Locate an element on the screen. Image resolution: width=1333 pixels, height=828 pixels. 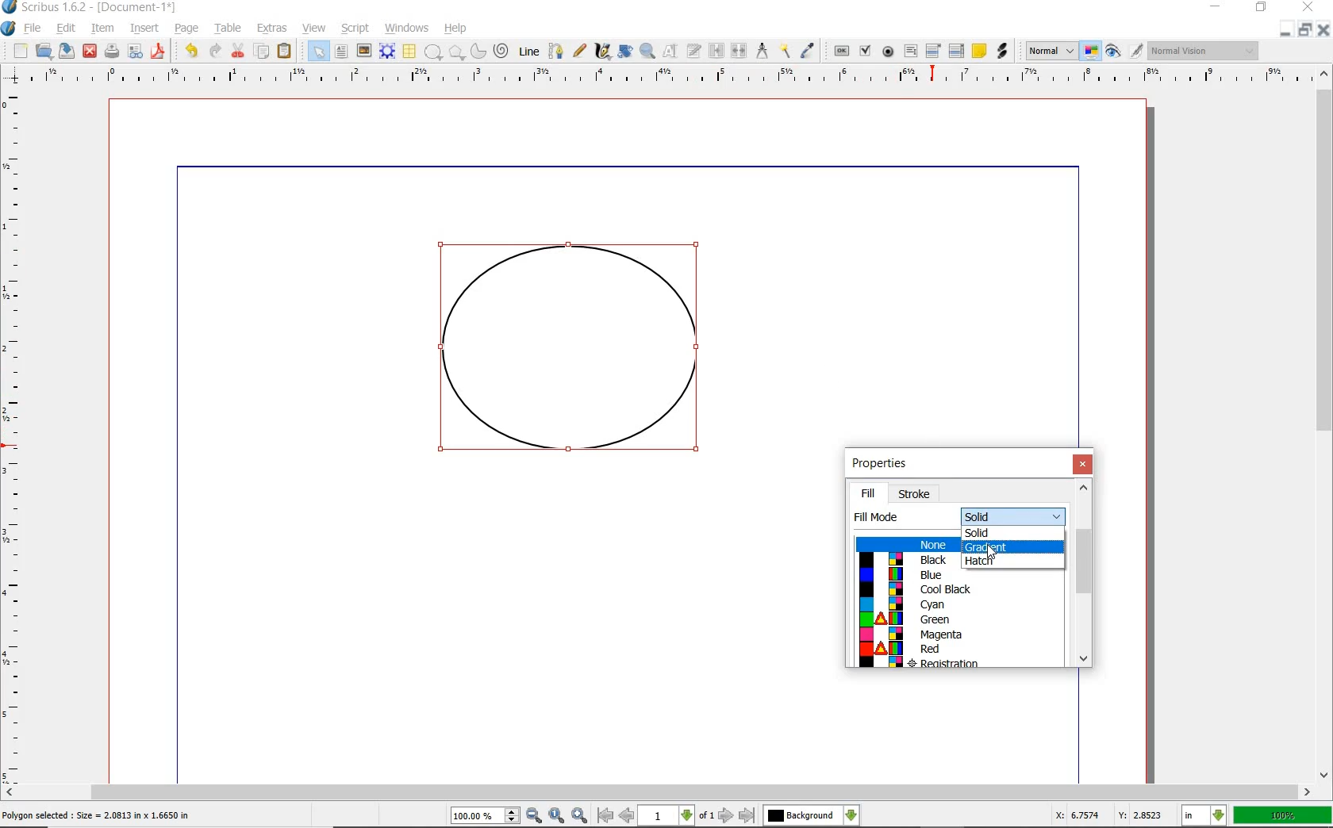
PDF CHECK BOX is located at coordinates (865, 50).